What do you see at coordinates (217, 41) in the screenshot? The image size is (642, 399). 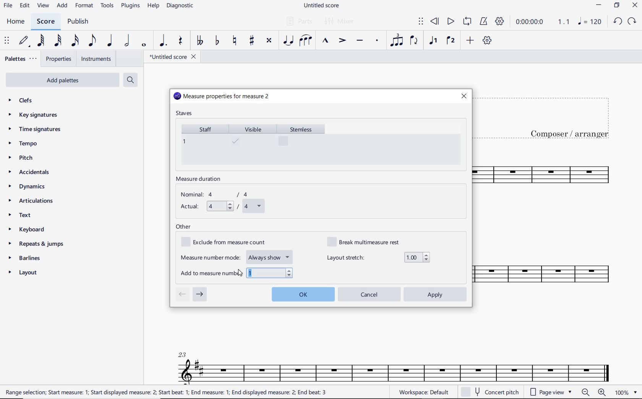 I see `TOGGLE FLAT` at bounding box center [217, 41].